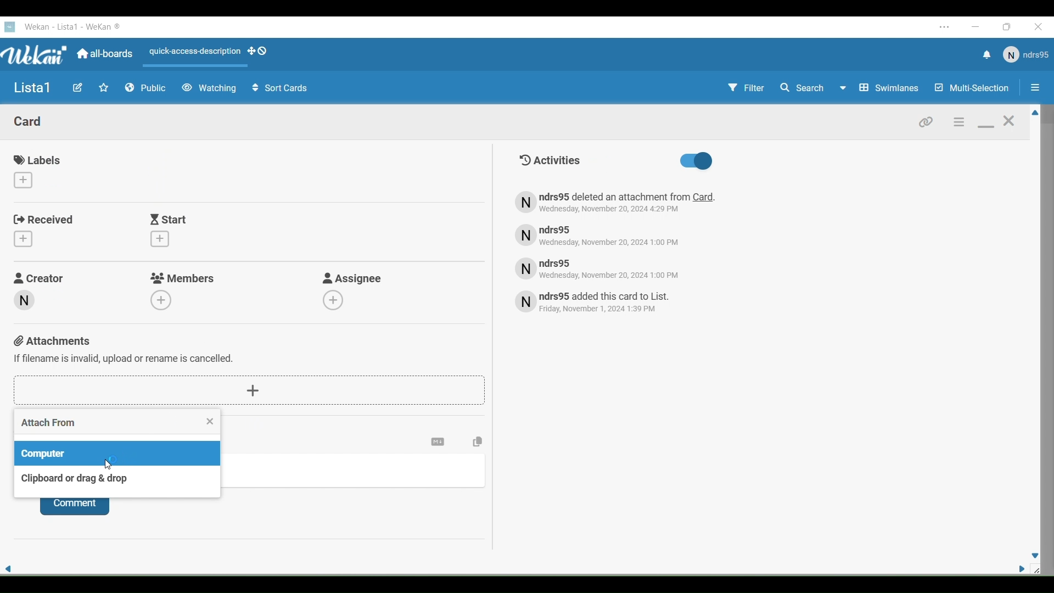 This screenshot has height=593, width=1054. Describe the element at coordinates (280, 88) in the screenshot. I see `Sort Cells` at that location.